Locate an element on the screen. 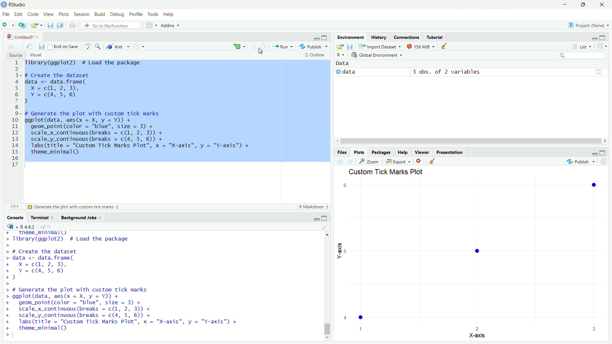 The height and width of the screenshot is (344, 612). build is located at coordinates (100, 14).